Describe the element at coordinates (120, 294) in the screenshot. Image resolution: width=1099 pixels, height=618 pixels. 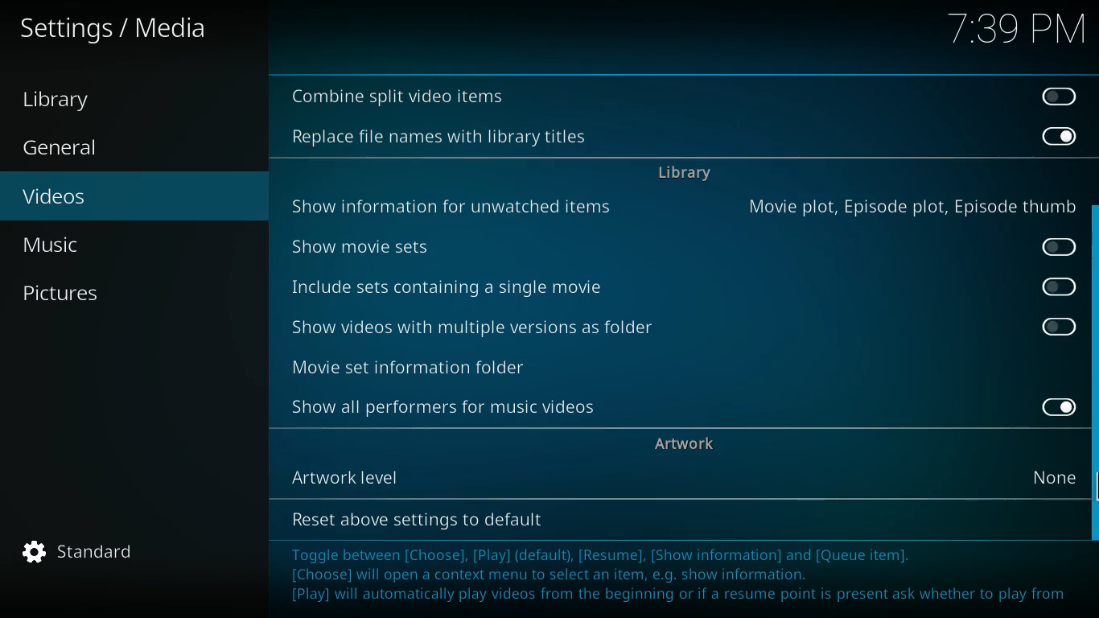
I see `pictures` at that location.